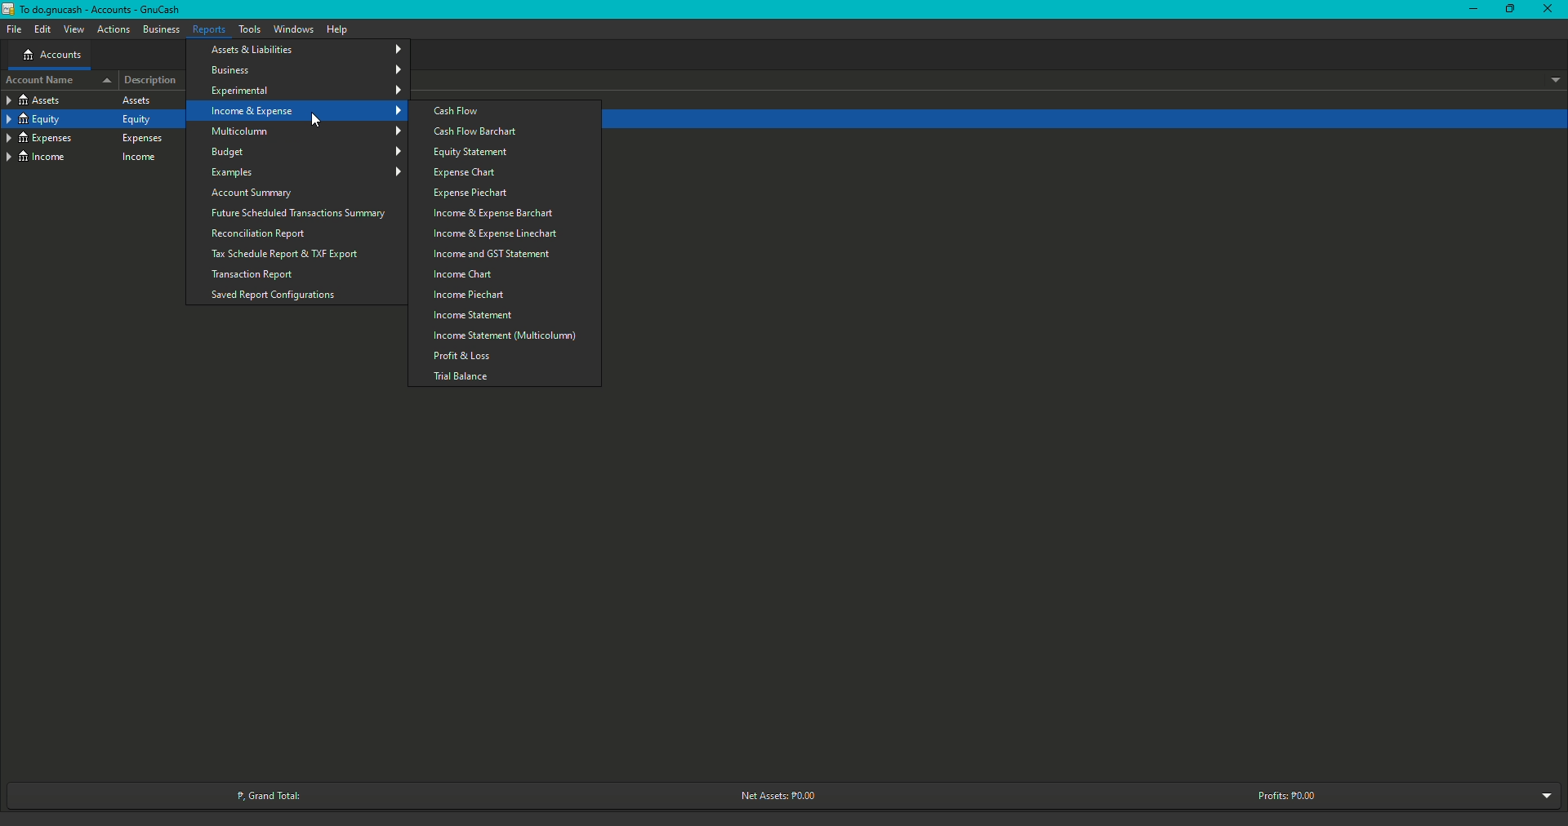 The image size is (1568, 826). Describe the element at coordinates (497, 234) in the screenshot. I see `Income and Expense Linechart` at that location.